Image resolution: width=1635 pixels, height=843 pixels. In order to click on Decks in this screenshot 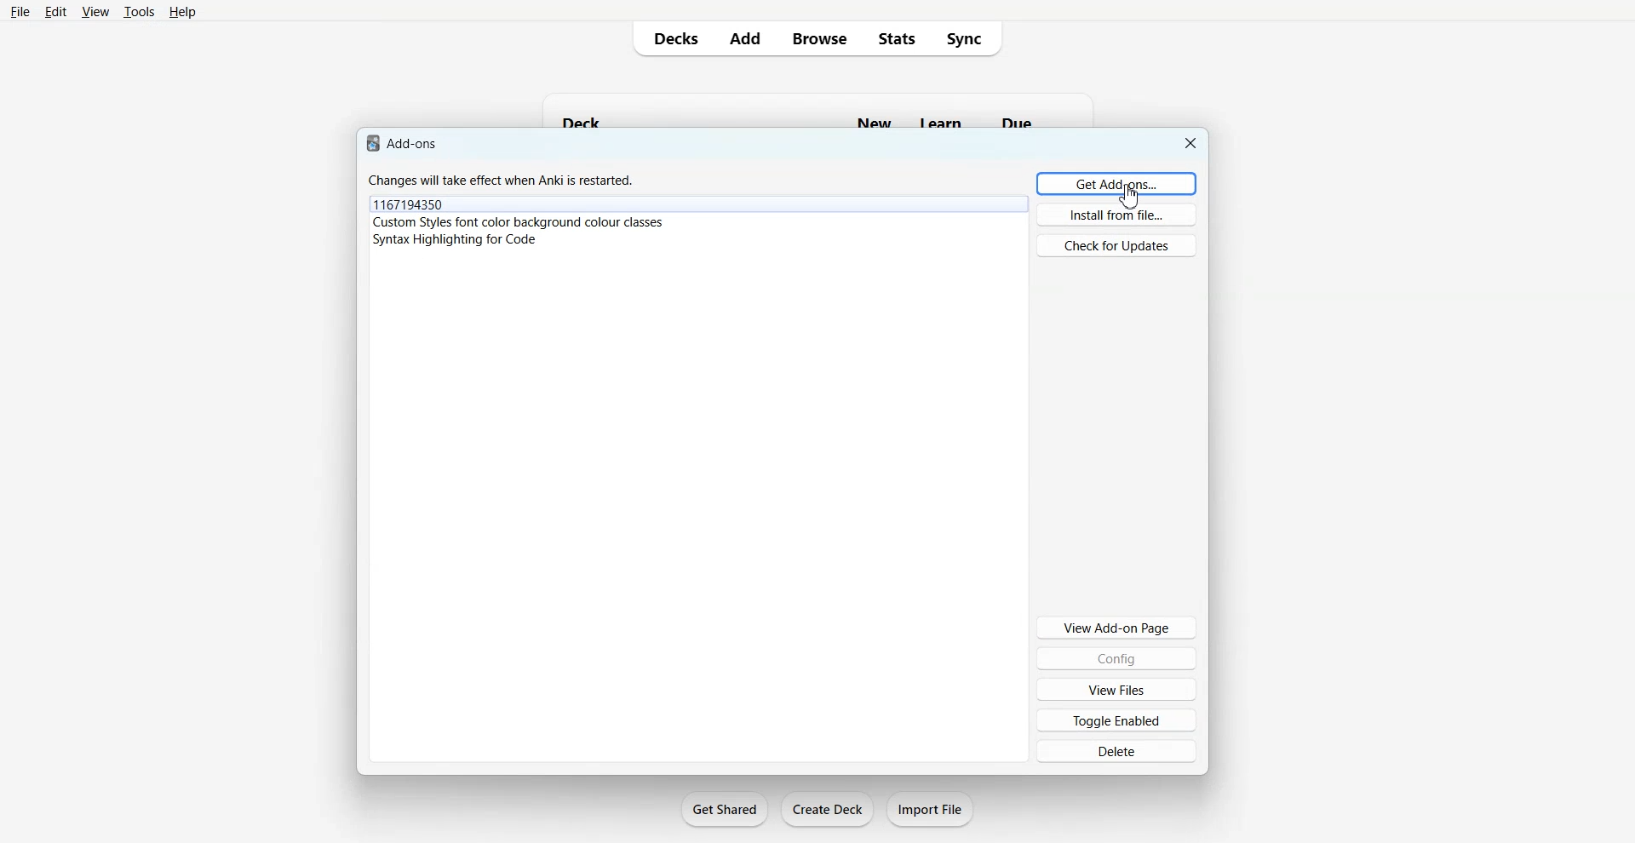, I will do `click(668, 38)`.